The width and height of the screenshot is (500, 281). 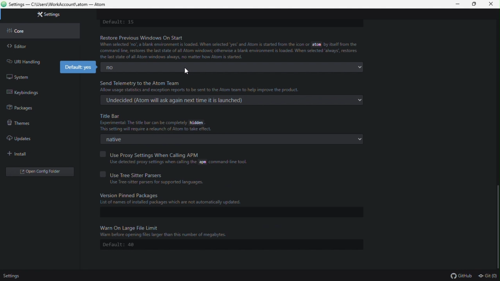 I want to click on Updates, so click(x=25, y=139).